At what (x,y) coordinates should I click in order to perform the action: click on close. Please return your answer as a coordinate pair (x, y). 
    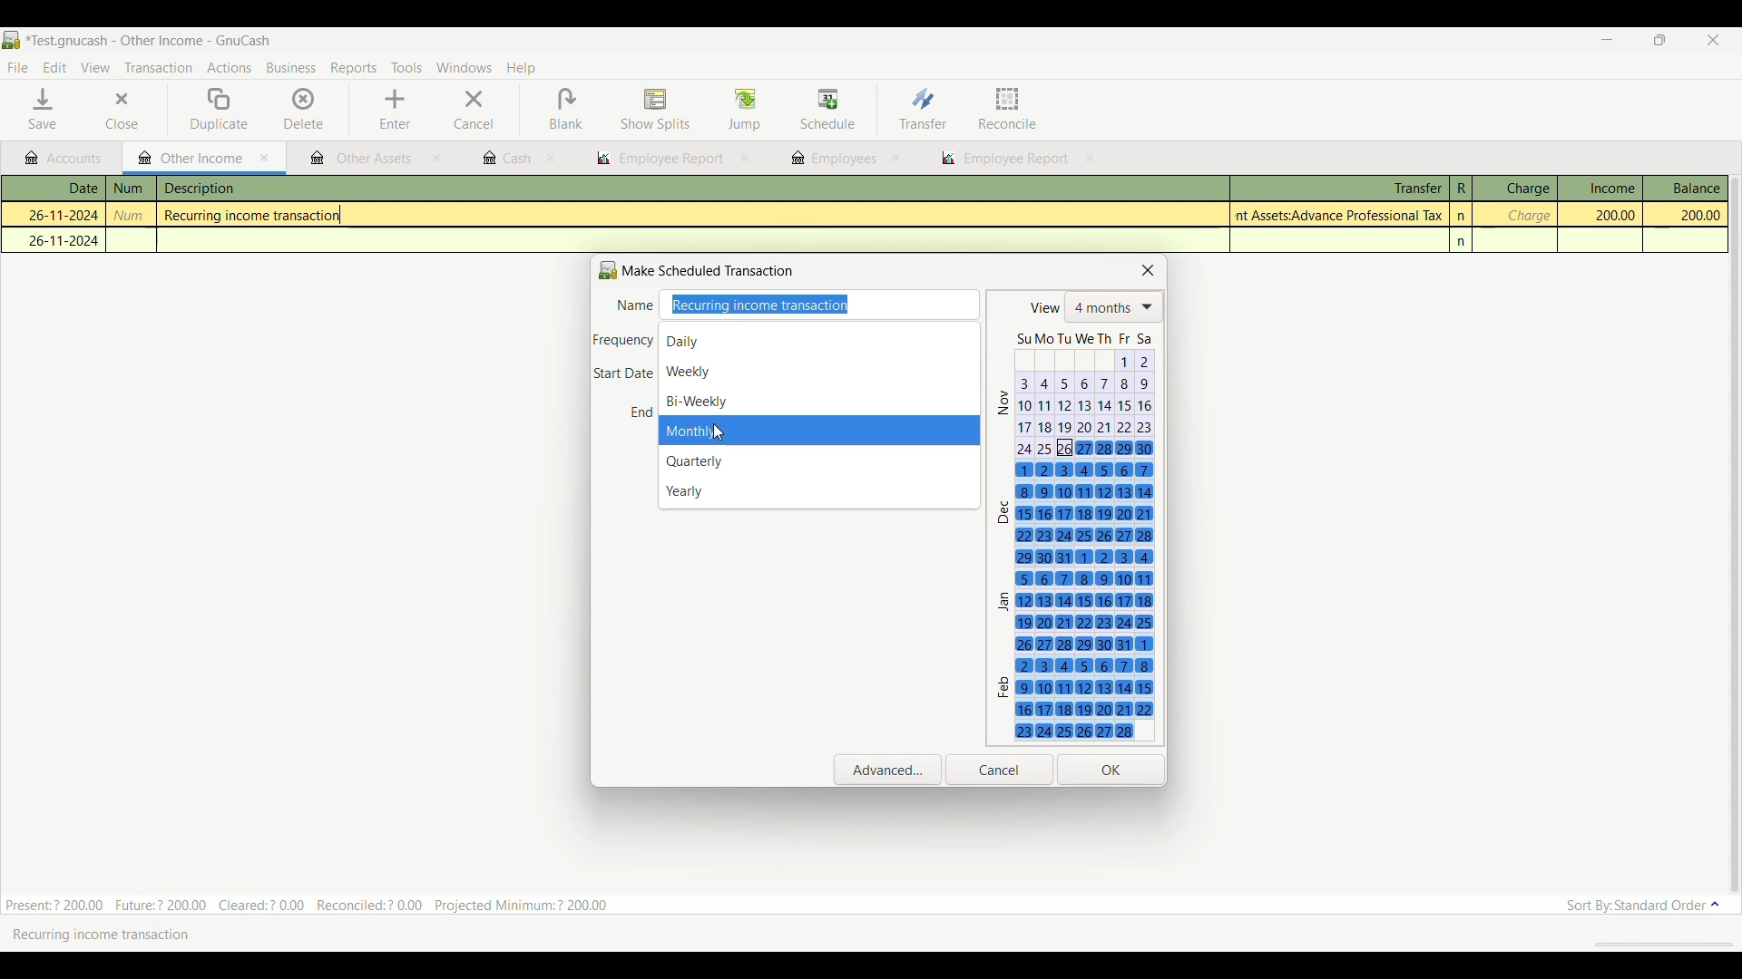
    Looking at the image, I should click on (553, 159).